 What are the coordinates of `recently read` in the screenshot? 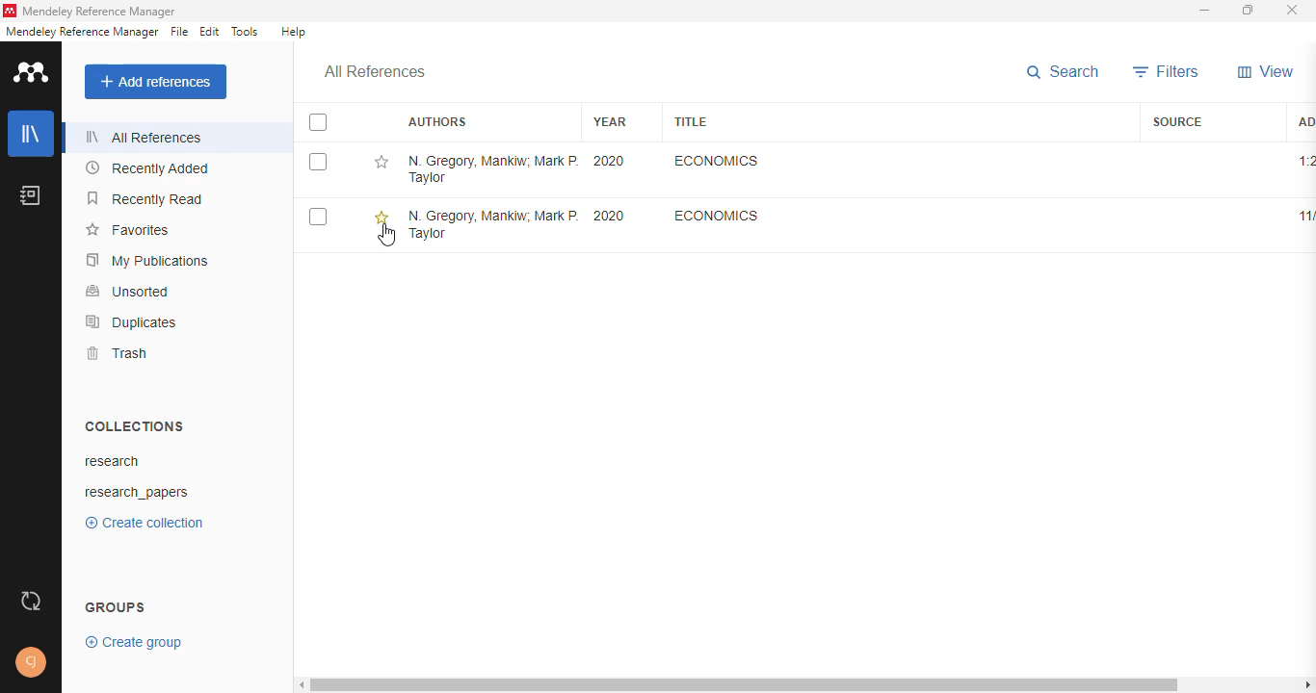 It's located at (145, 199).